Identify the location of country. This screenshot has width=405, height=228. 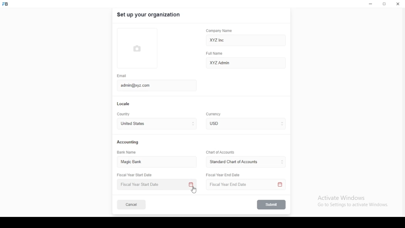
(124, 114).